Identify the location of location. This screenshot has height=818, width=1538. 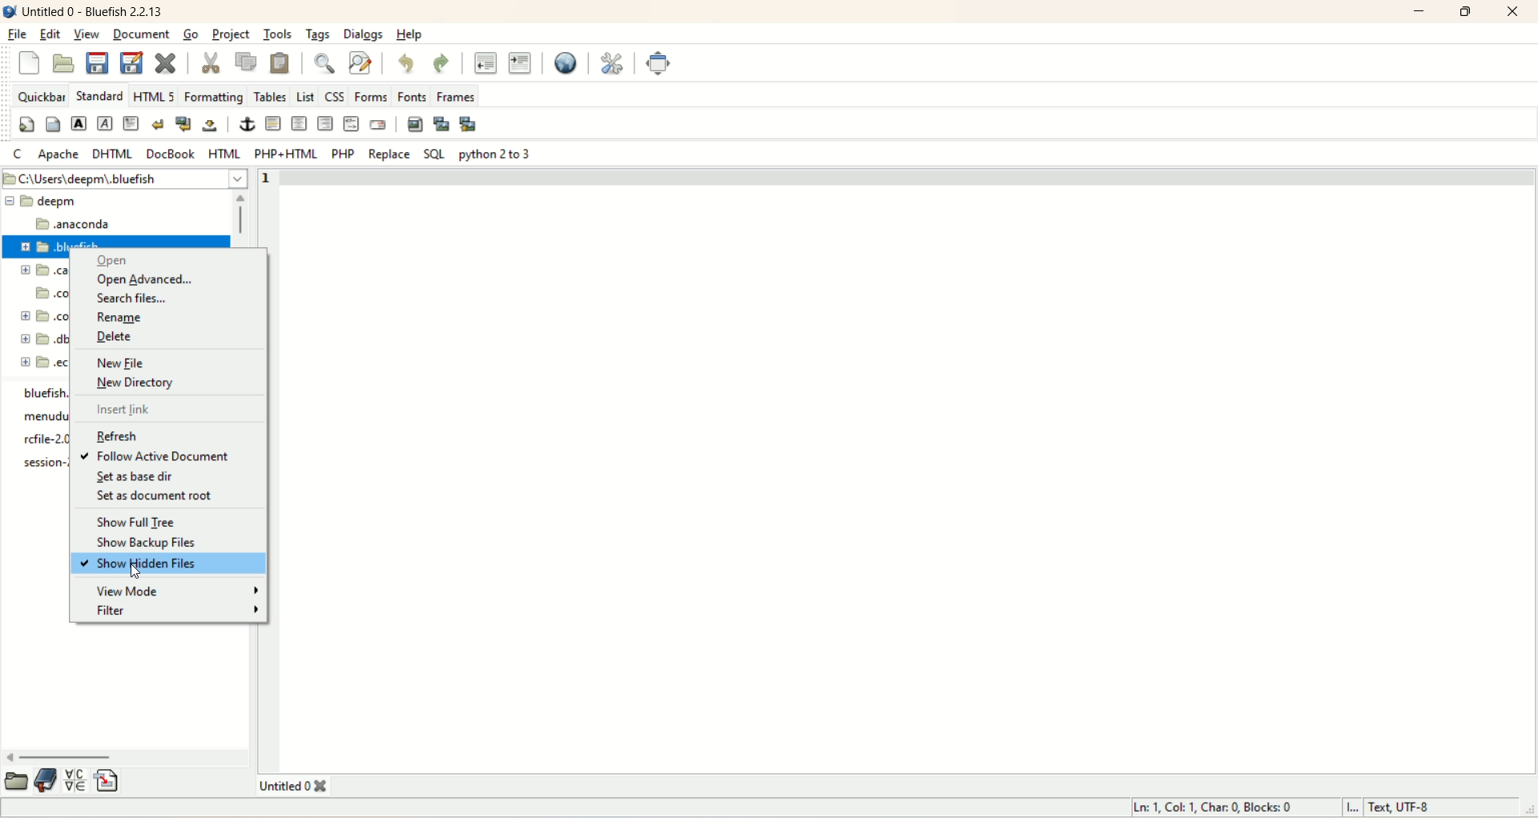
(128, 179).